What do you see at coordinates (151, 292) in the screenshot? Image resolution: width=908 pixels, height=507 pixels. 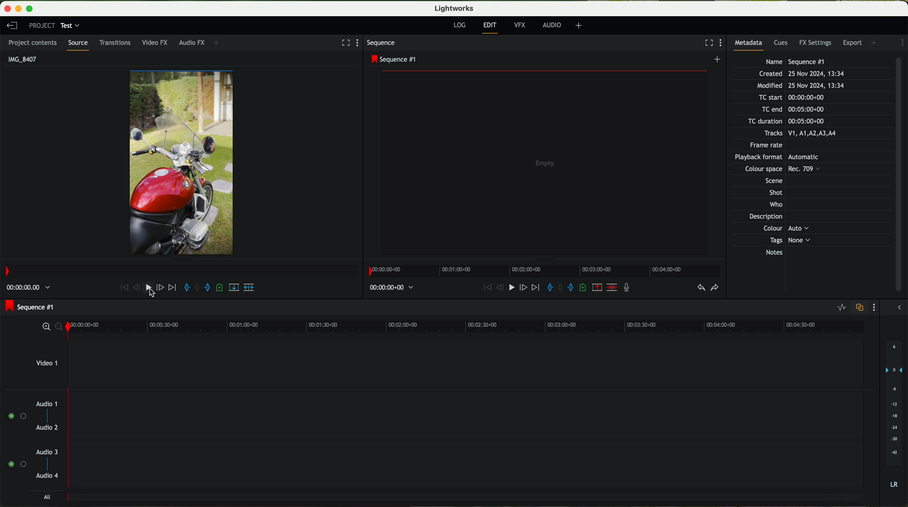 I see `cursor` at bounding box center [151, 292].